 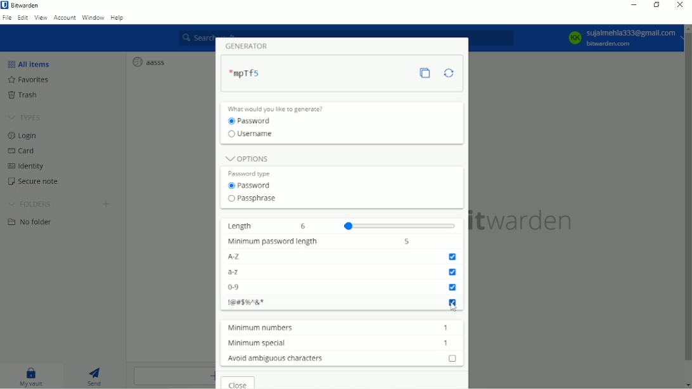 I want to click on Window, so click(x=93, y=18).